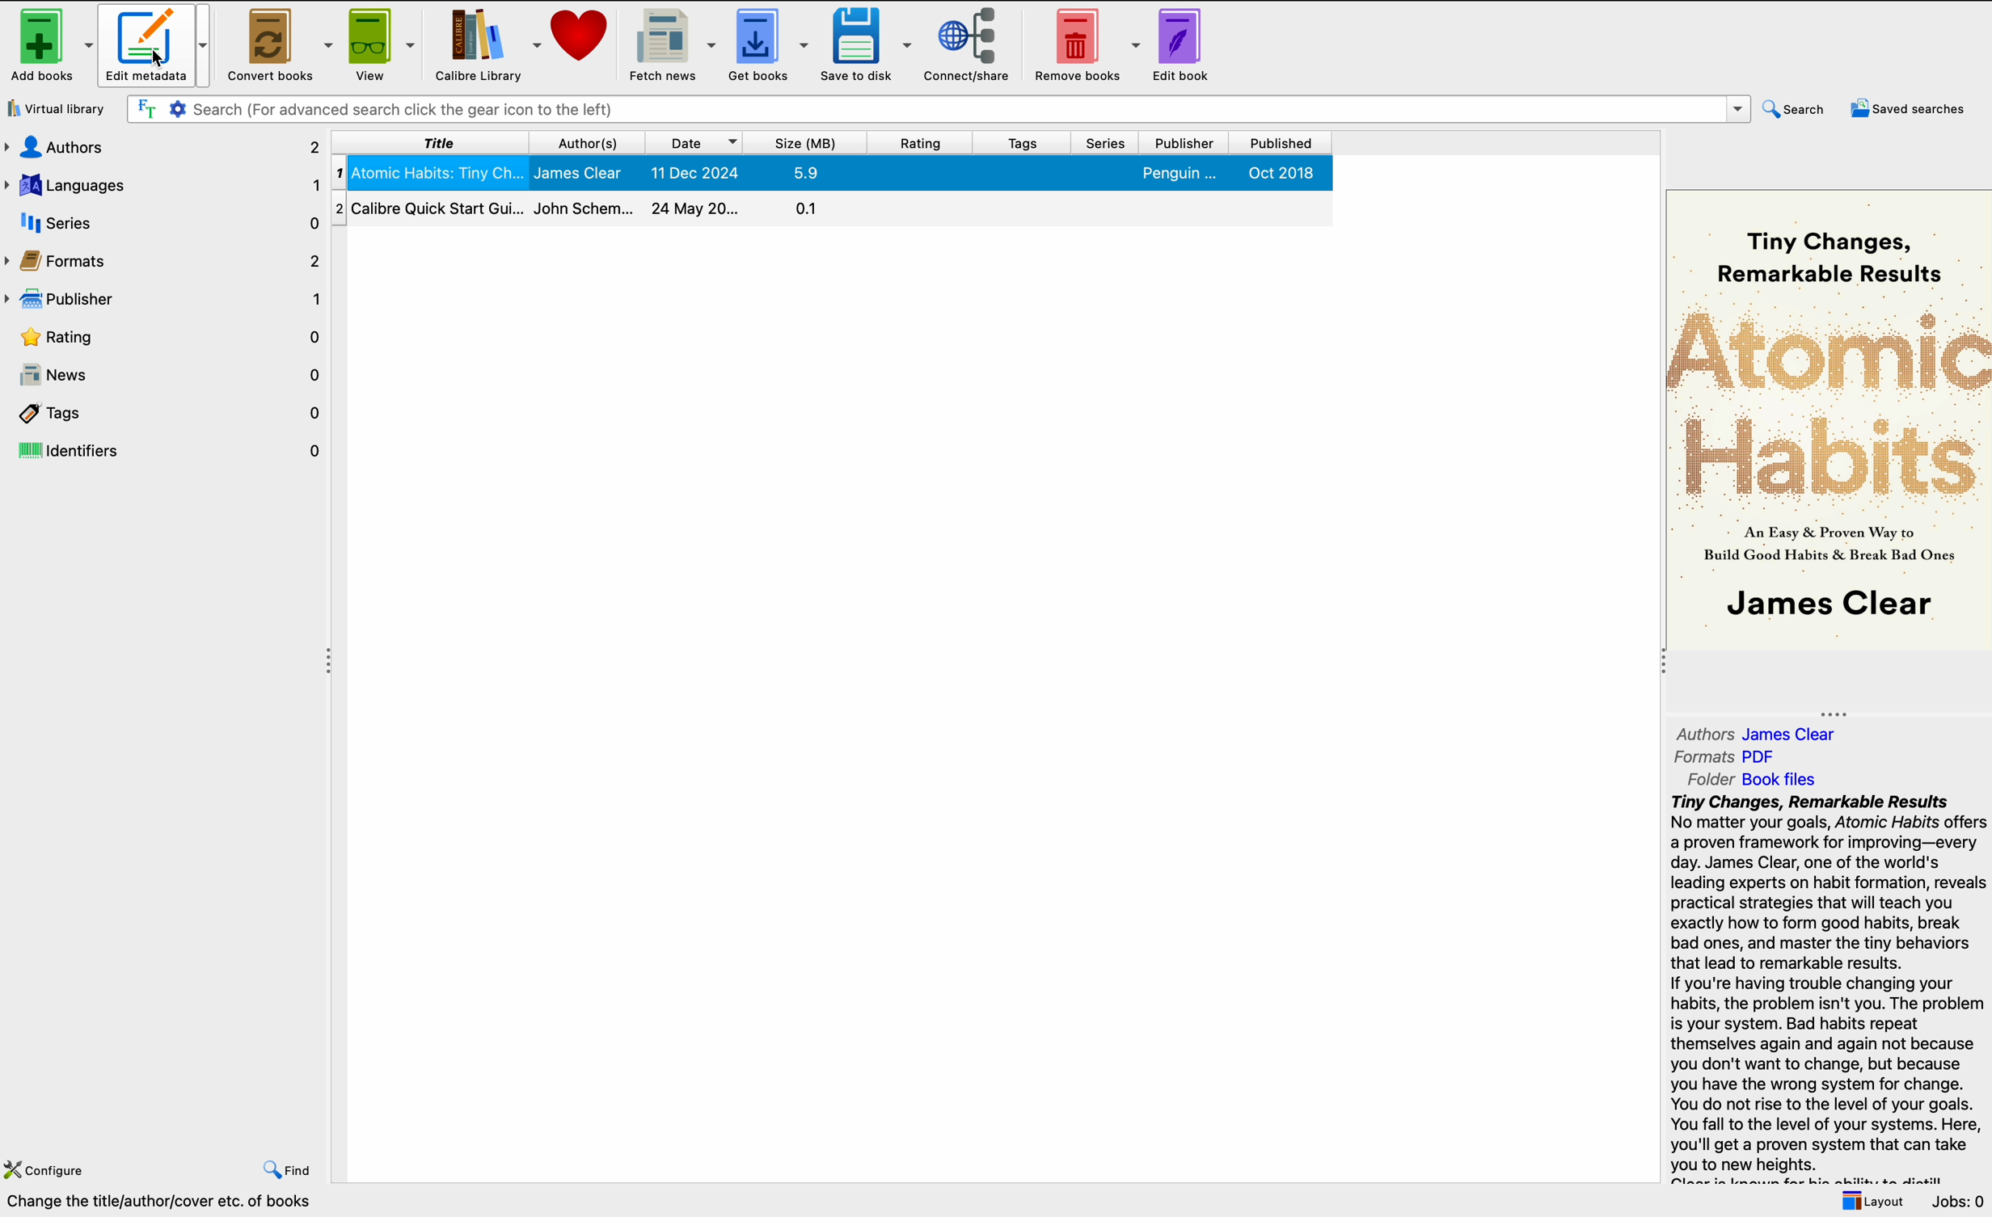 Image resolution: width=1992 pixels, height=1217 pixels. I want to click on layout, so click(1871, 1201).